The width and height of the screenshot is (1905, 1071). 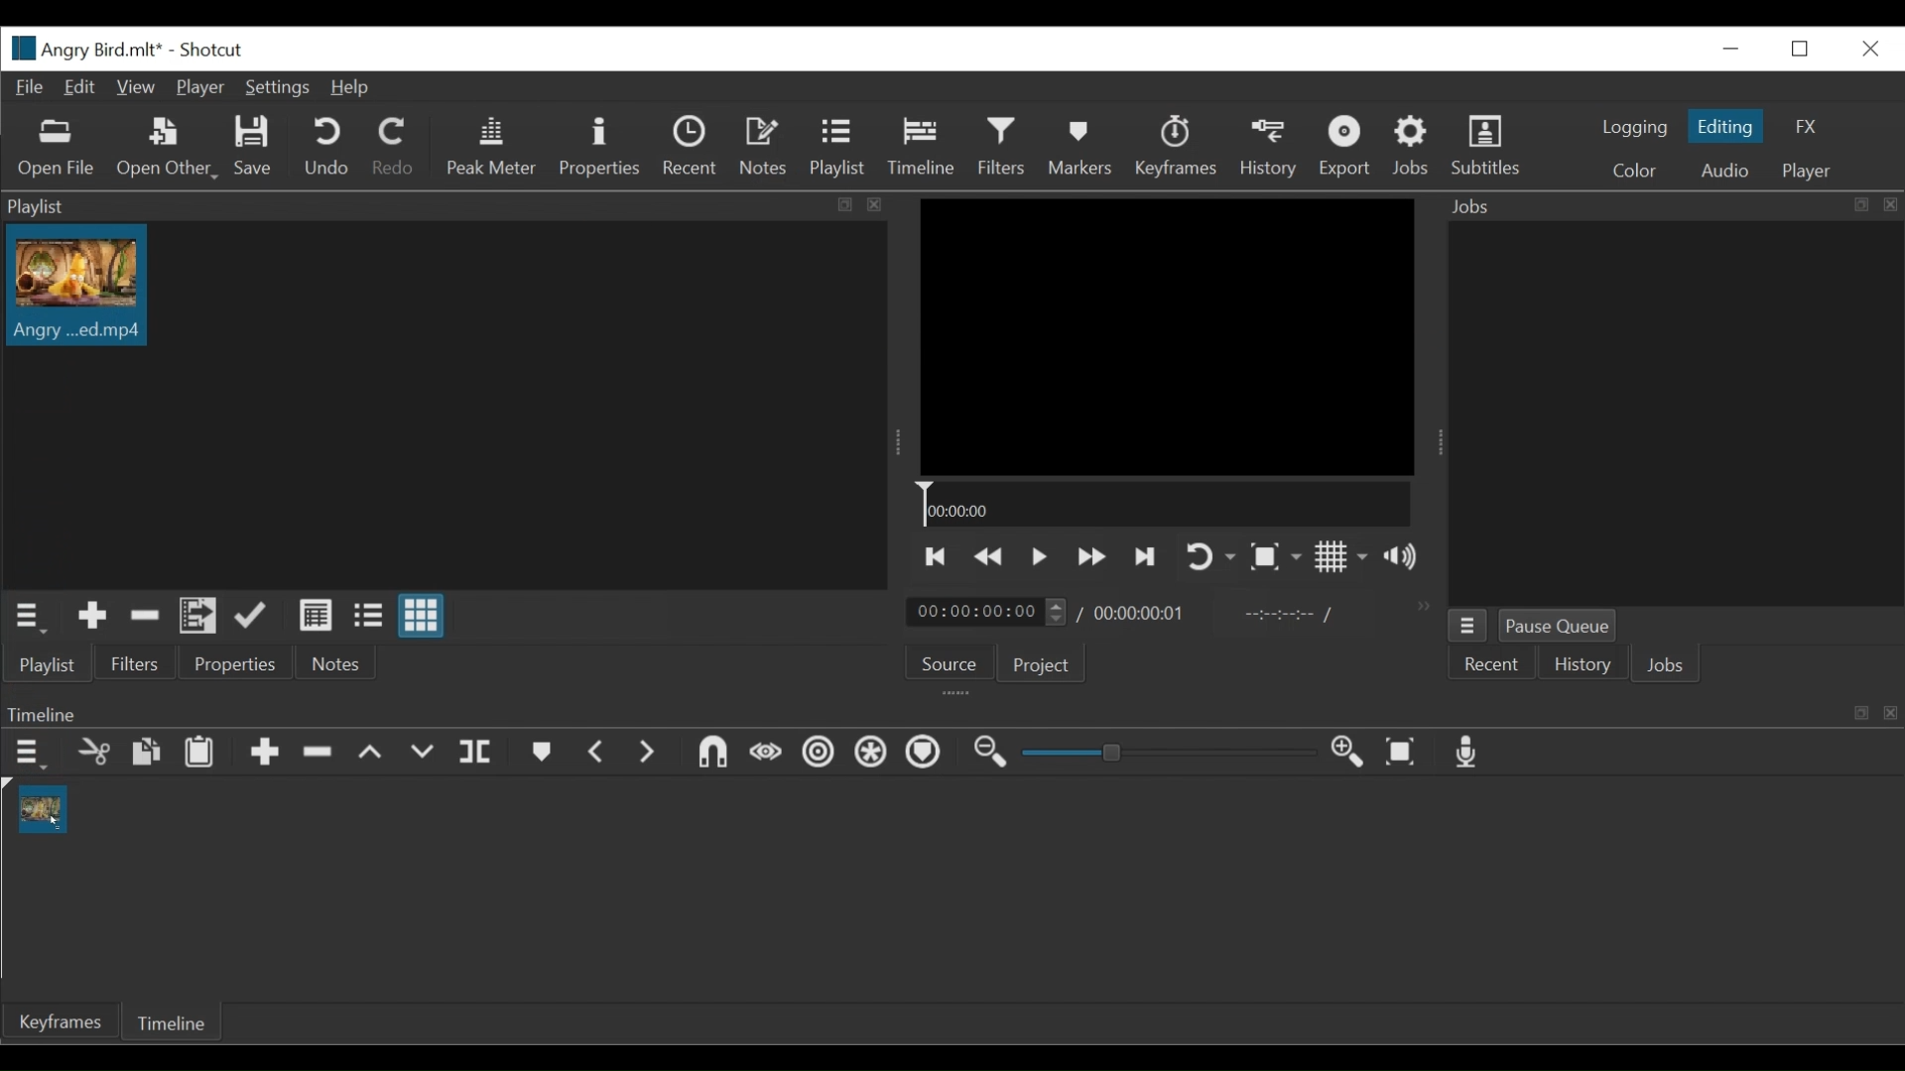 I want to click on Notes, so click(x=764, y=144).